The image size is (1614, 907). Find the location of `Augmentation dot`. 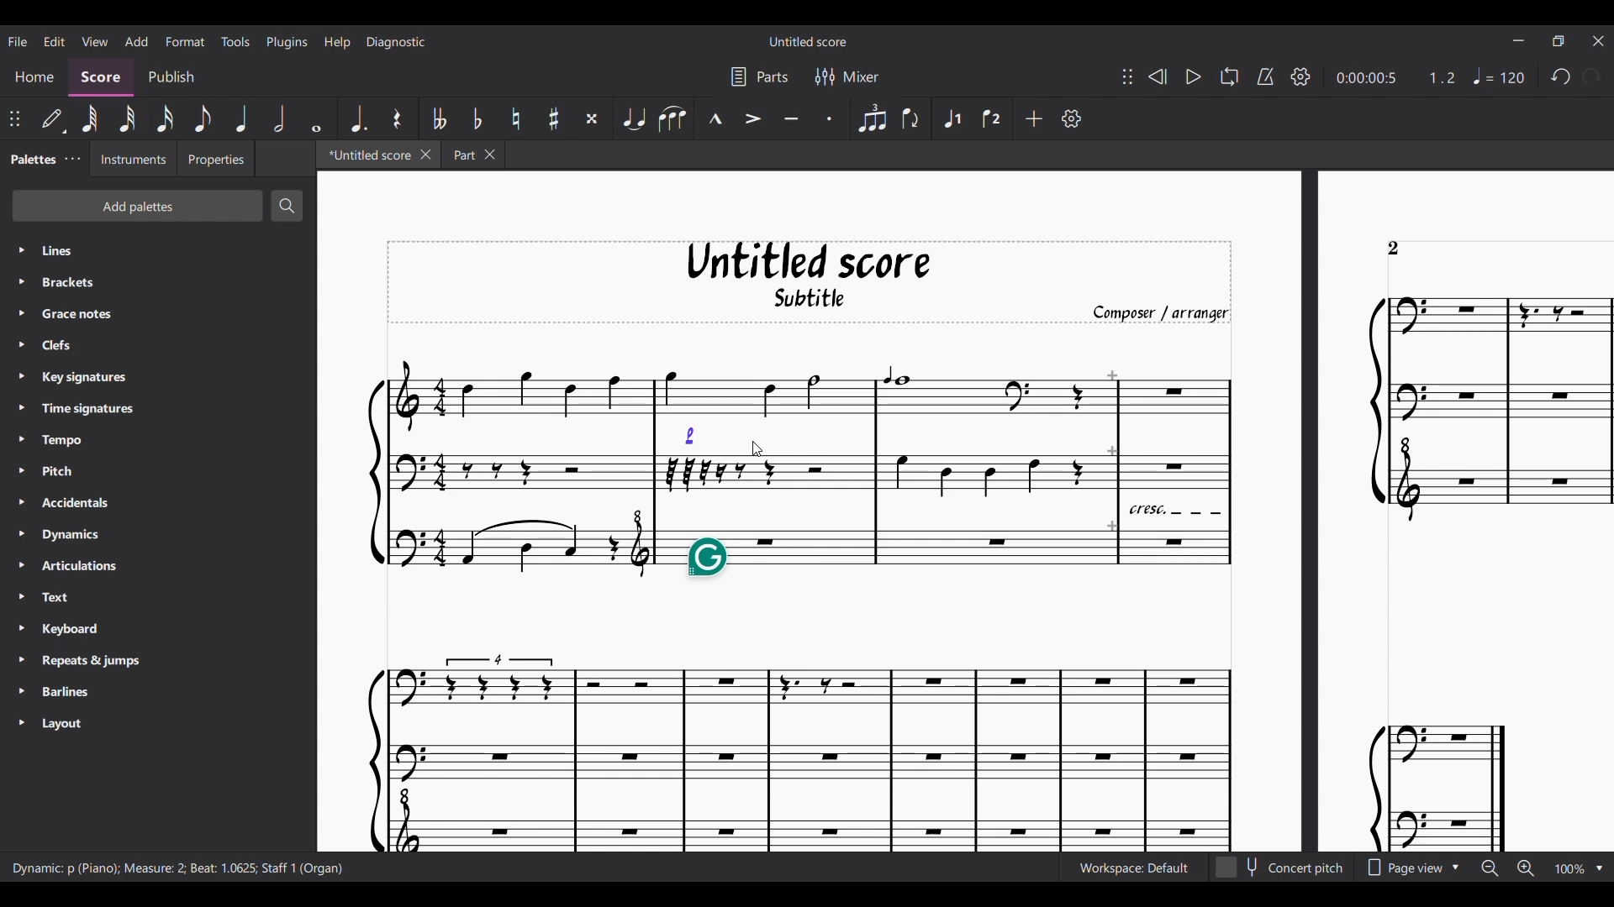

Augmentation dot is located at coordinates (356, 118).